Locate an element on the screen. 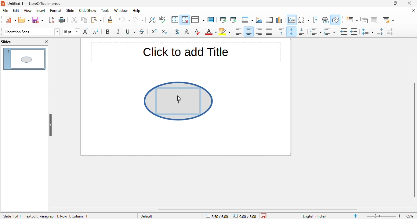  find and replace is located at coordinates (151, 21).